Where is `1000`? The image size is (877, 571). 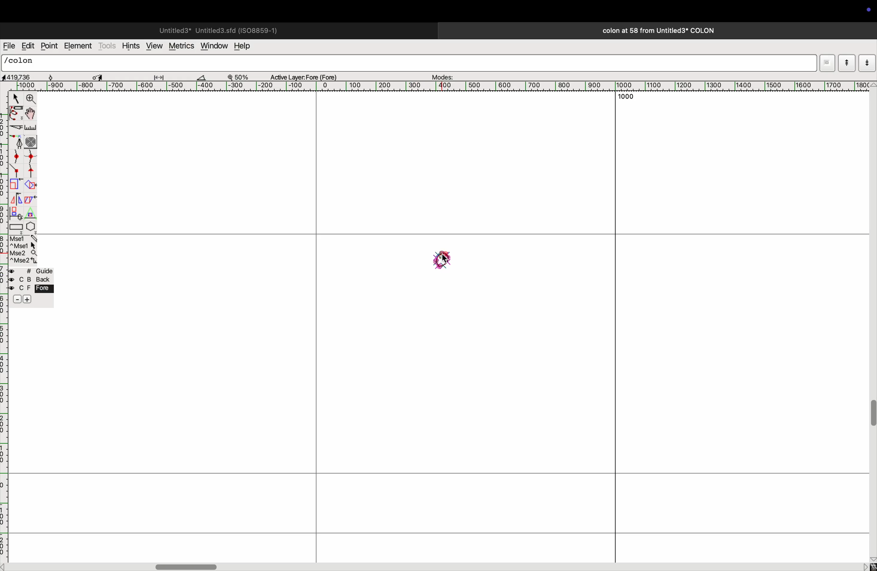
1000 is located at coordinates (625, 97).